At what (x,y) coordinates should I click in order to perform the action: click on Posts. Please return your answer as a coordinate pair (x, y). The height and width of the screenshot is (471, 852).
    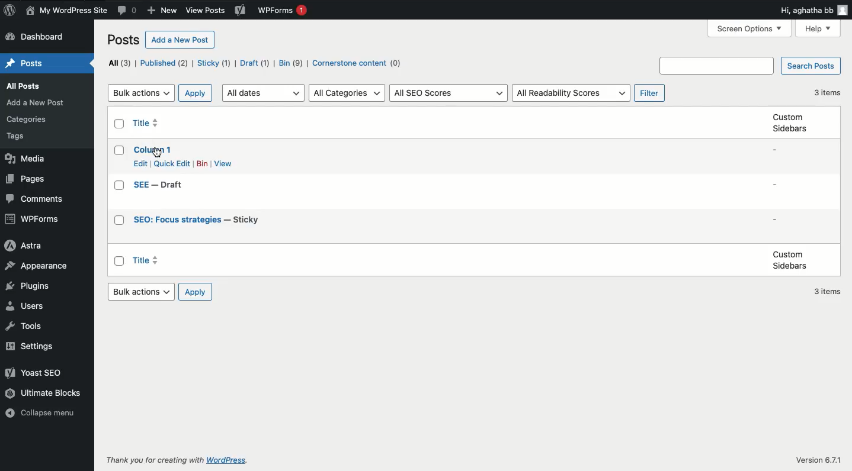
    Looking at the image, I should click on (25, 63).